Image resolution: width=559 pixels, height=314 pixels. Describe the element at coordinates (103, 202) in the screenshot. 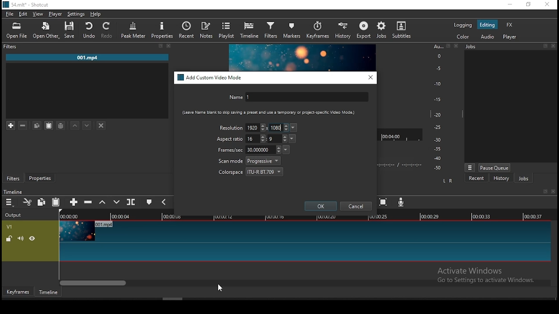

I see `lift` at that location.